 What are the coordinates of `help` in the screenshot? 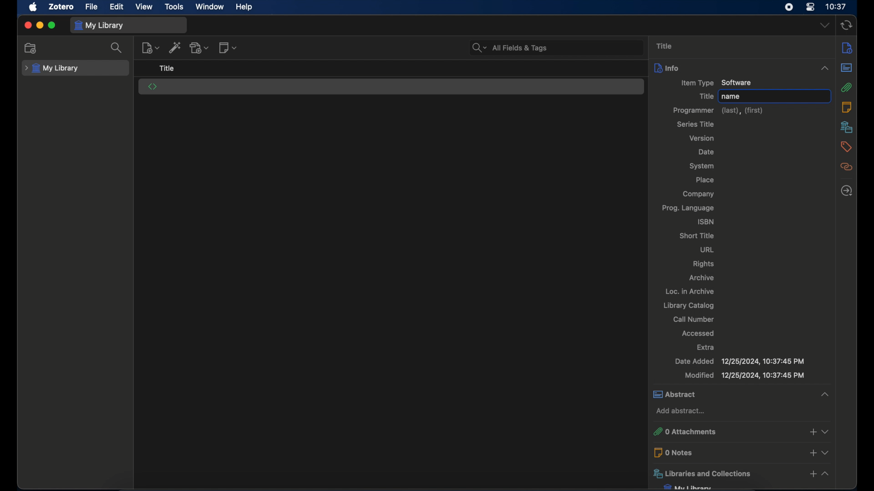 It's located at (244, 7).